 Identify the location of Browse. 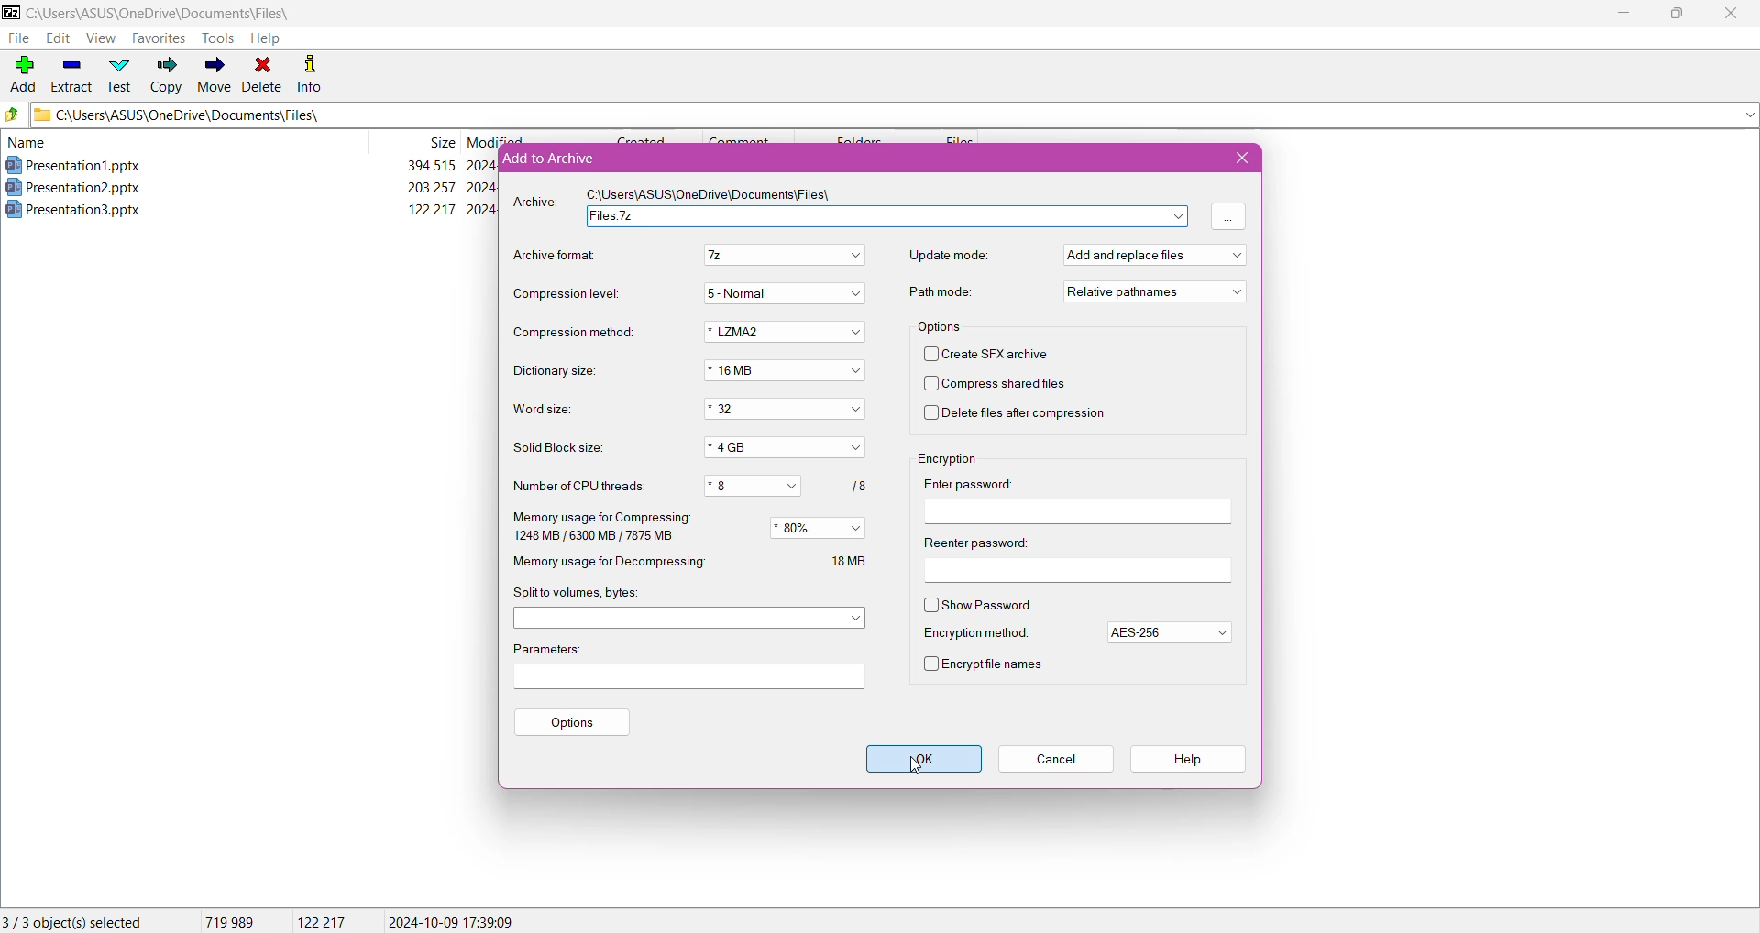
(1227, 216).